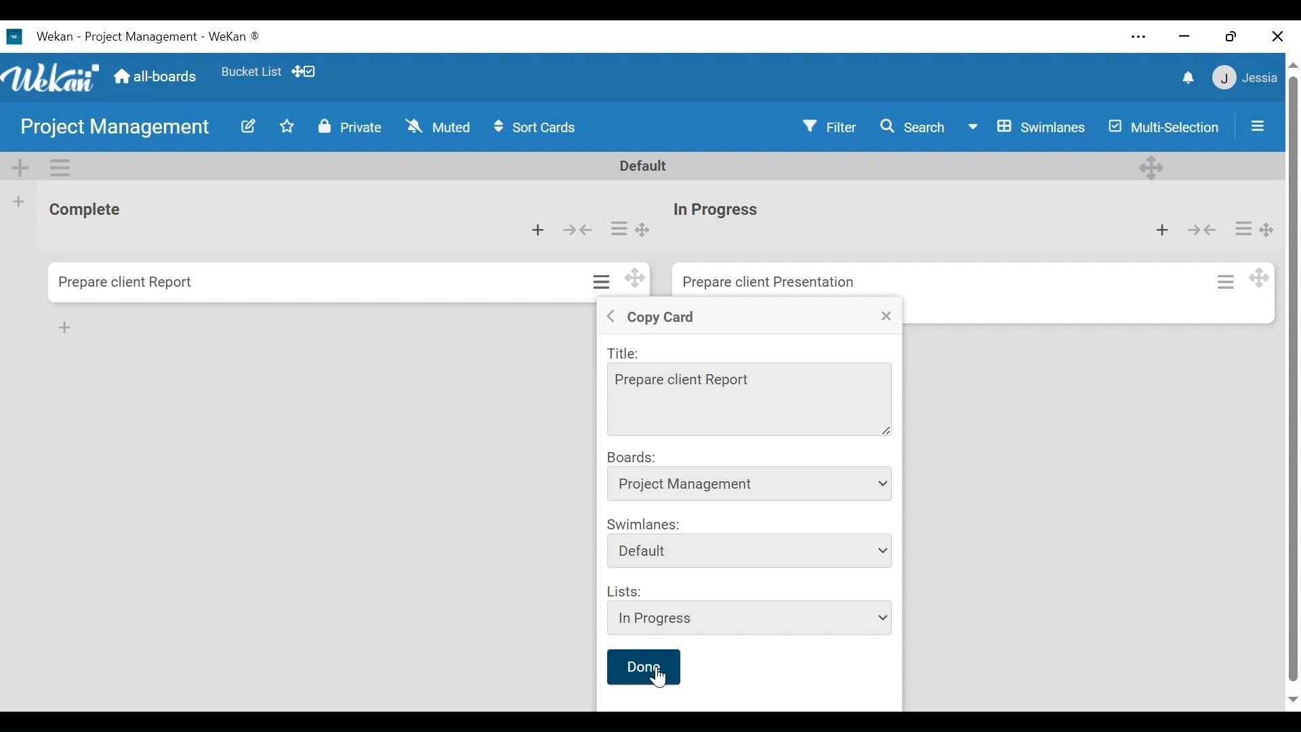  I want to click on Board View, so click(1027, 126).